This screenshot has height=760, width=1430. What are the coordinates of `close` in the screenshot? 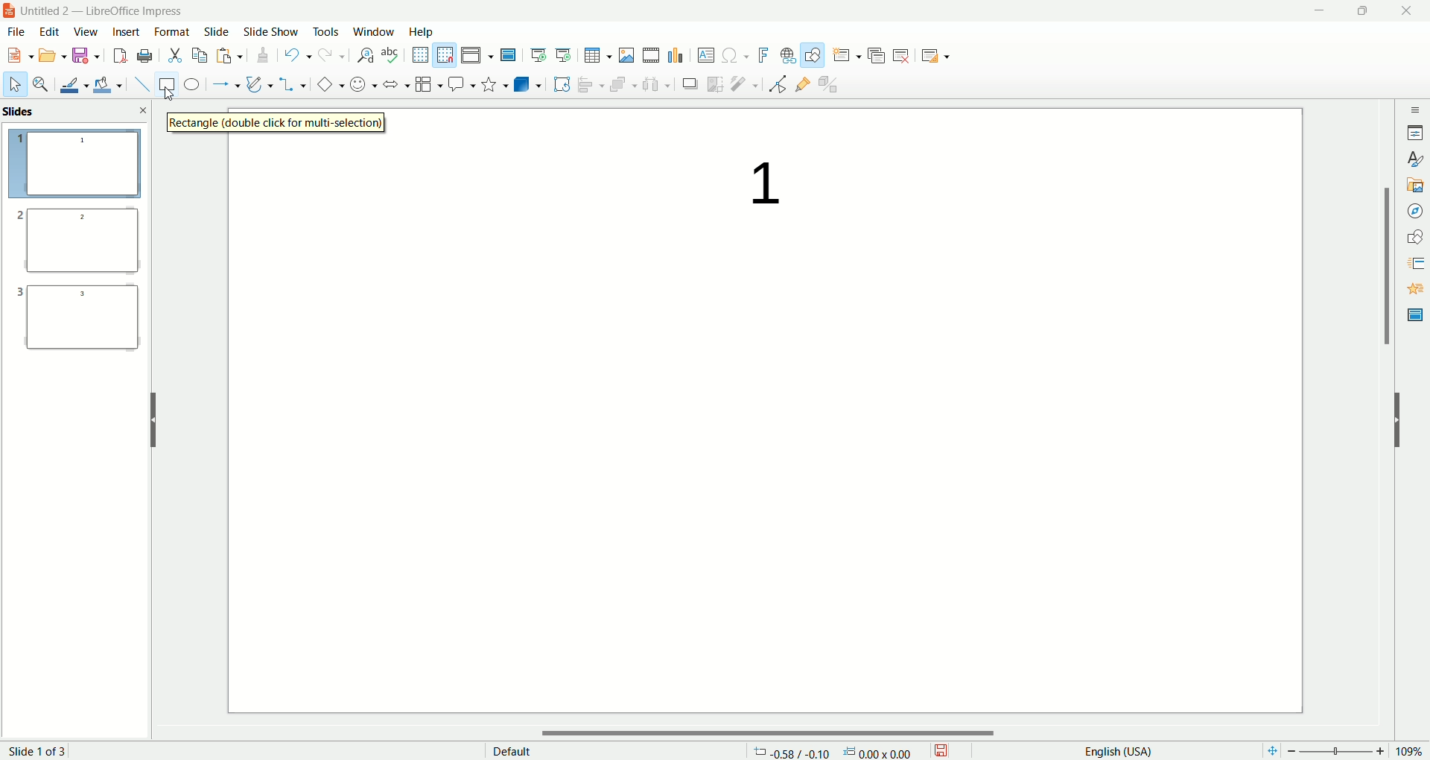 It's located at (1407, 12).